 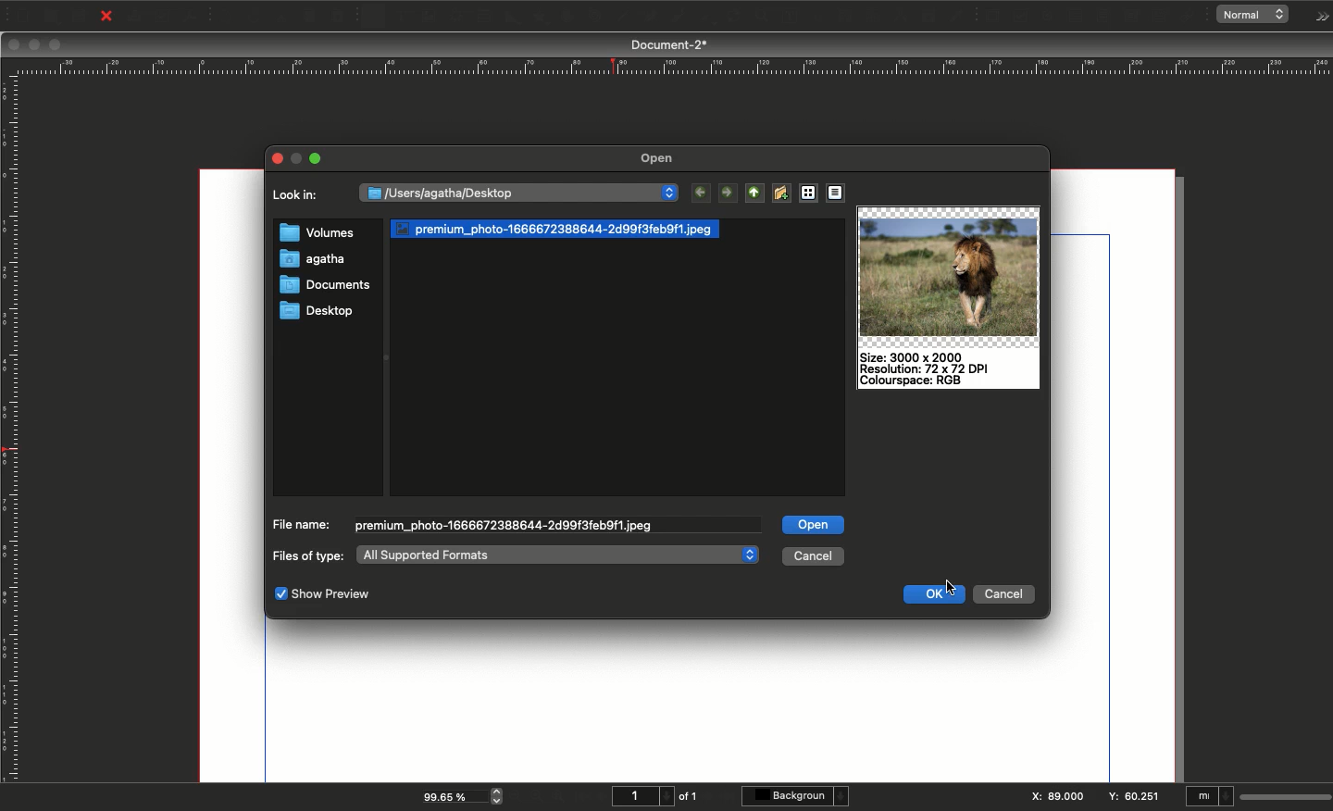 I want to click on Ok, so click(x=935, y=593).